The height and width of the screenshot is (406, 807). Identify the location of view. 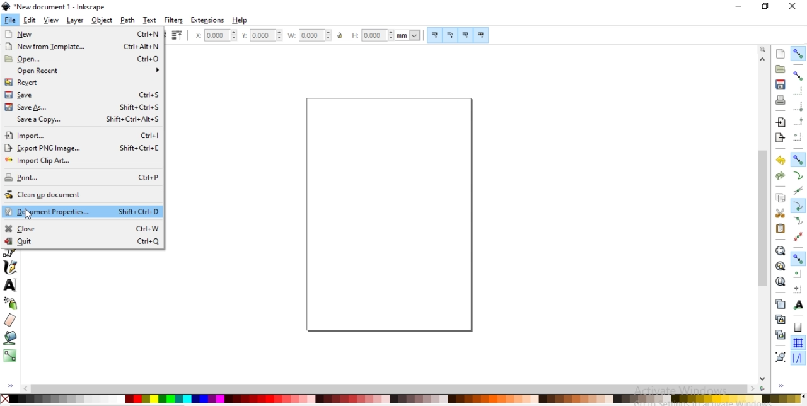
(52, 20).